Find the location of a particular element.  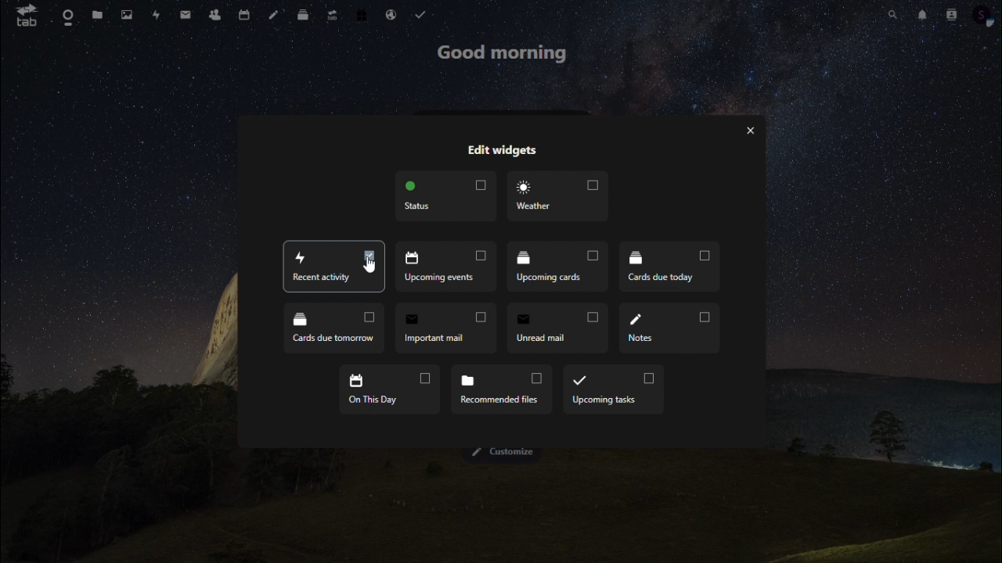

contacts is located at coordinates (216, 15).